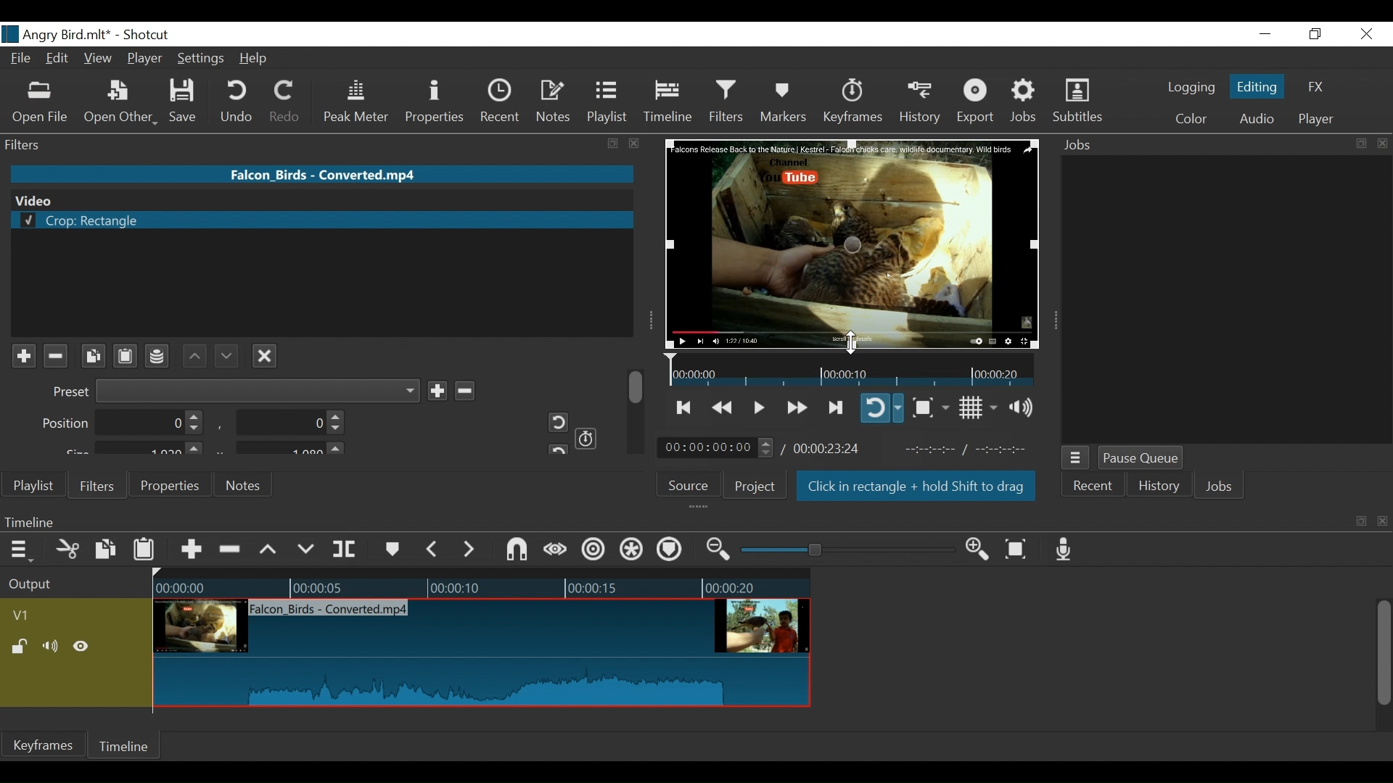  What do you see at coordinates (850, 550) in the screenshot?
I see `Zoom slider` at bounding box center [850, 550].